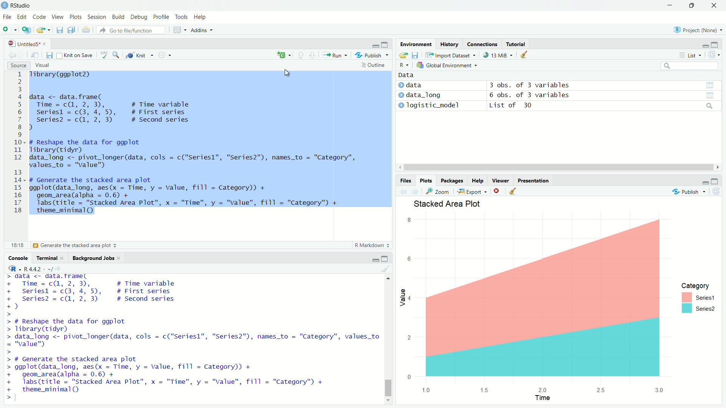 This screenshot has height=408, width=726. Describe the element at coordinates (430, 56) in the screenshot. I see `move` at that location.